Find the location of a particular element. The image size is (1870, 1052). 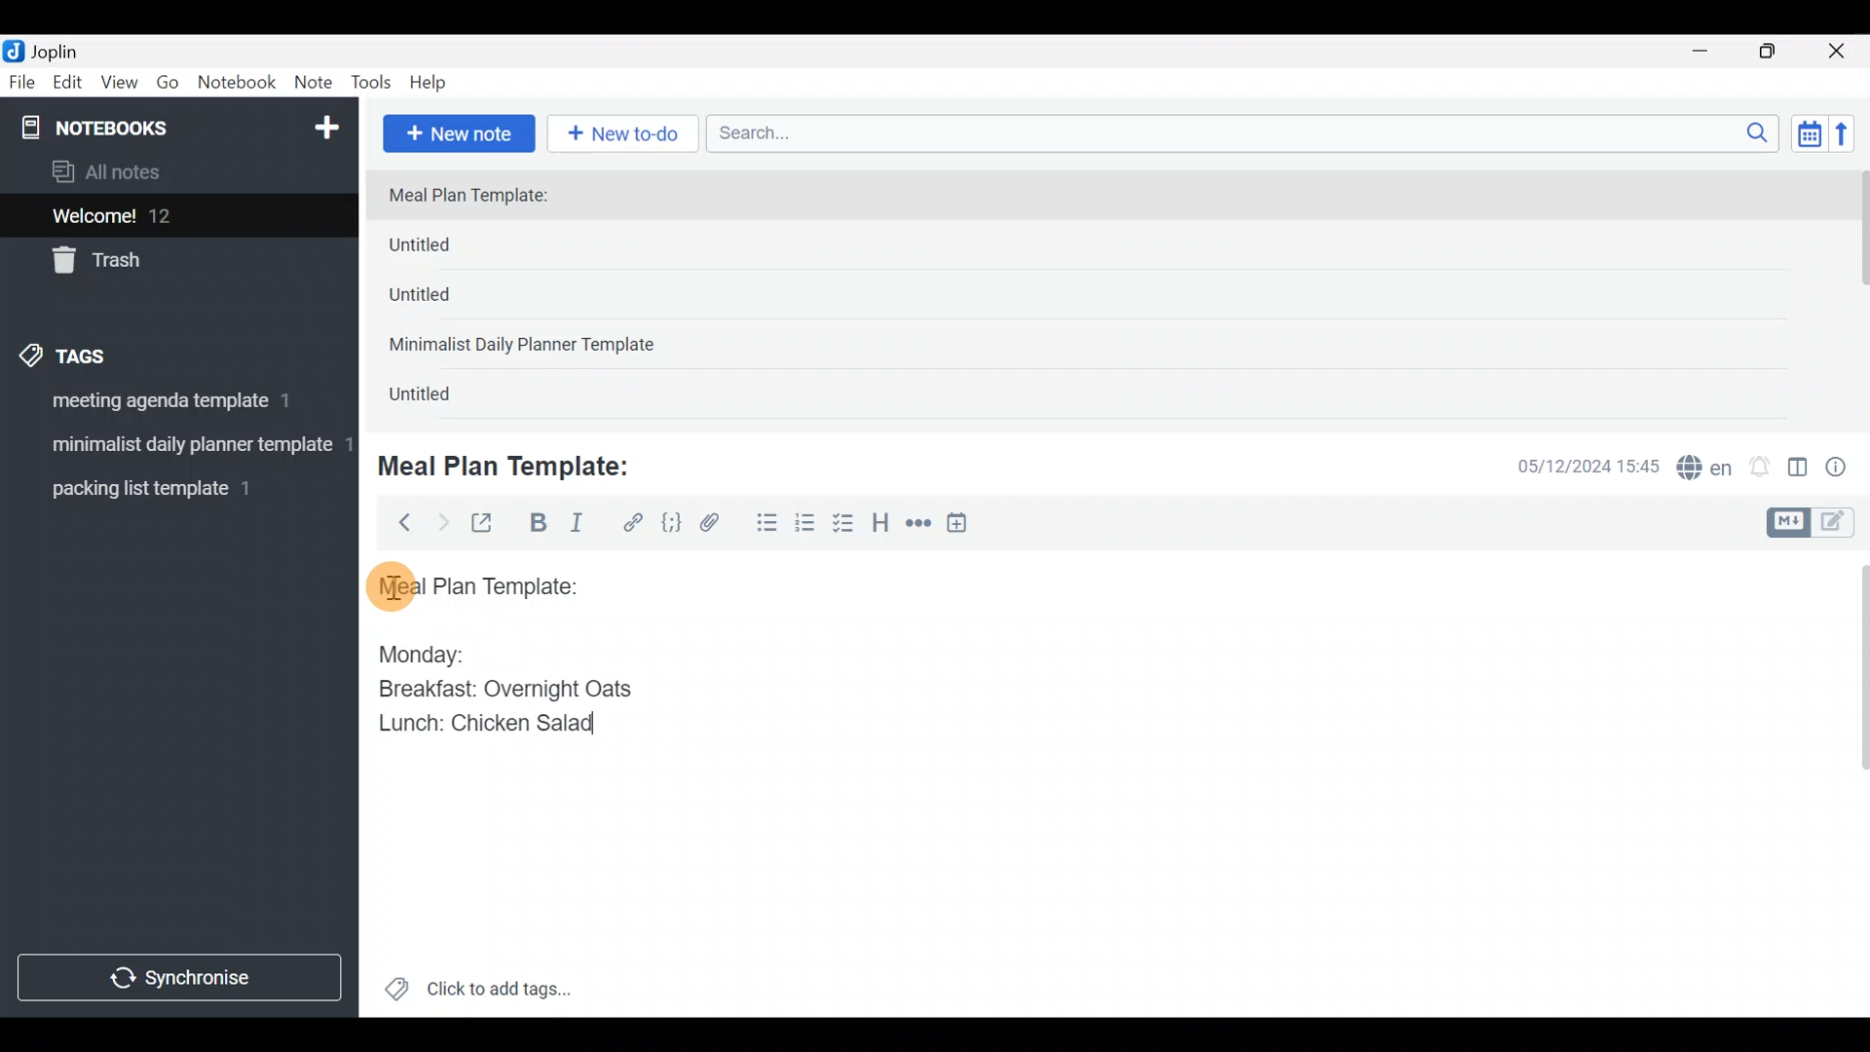

Click to add tags is located at coordinates (477, 996).